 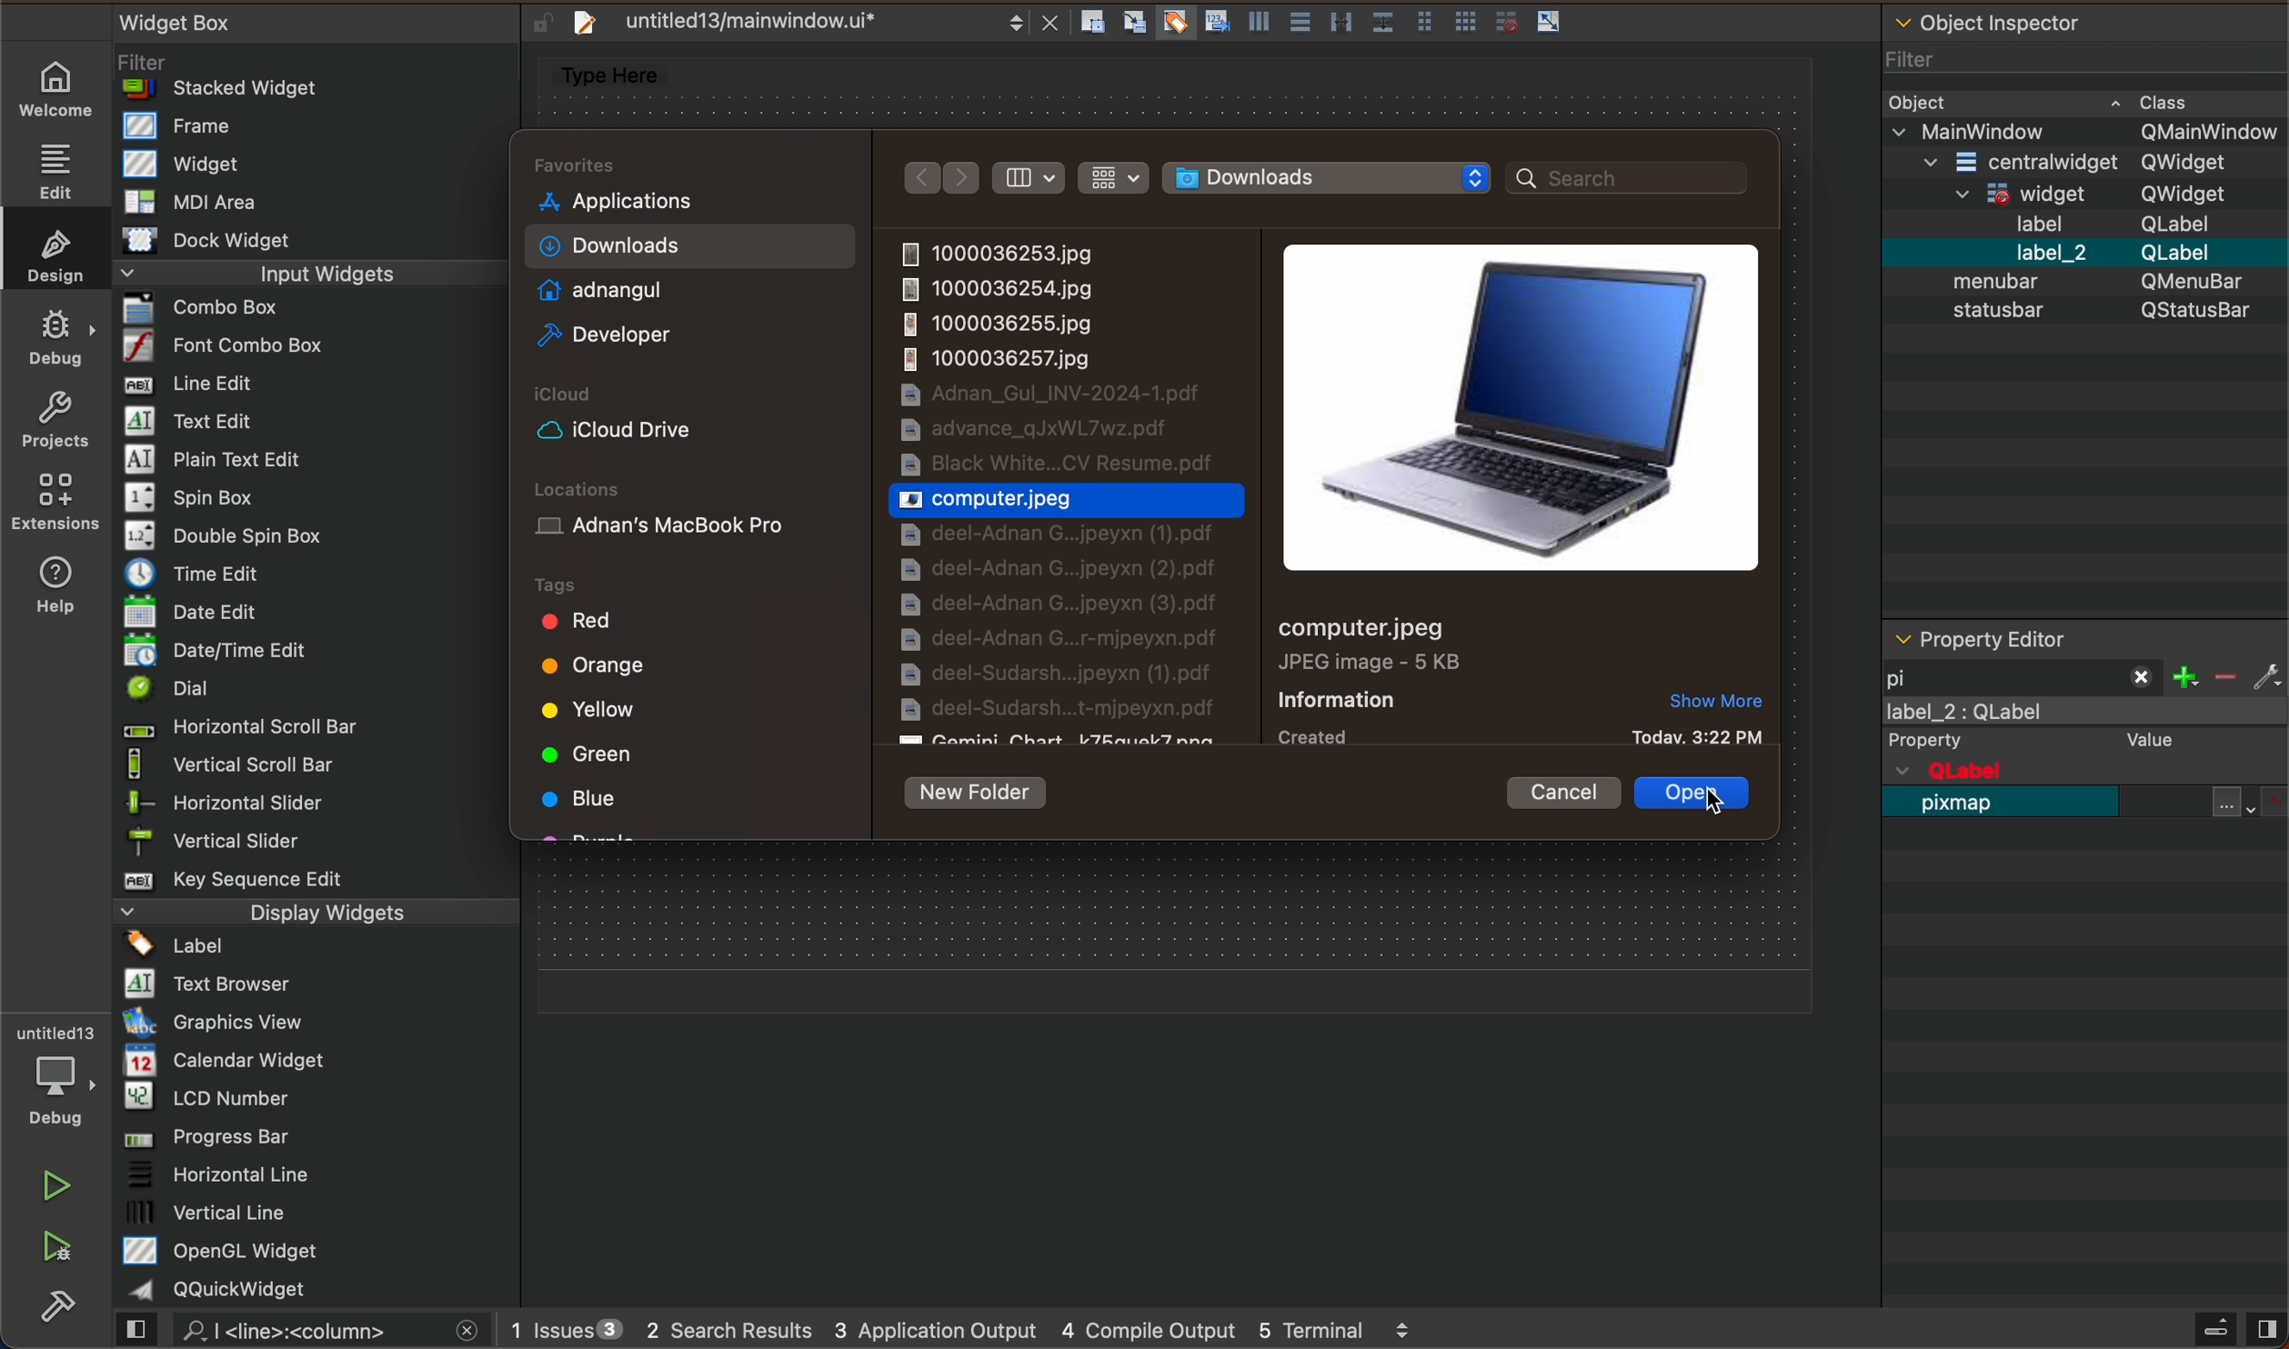 I want to click on search, so click(x=309, y=1331).